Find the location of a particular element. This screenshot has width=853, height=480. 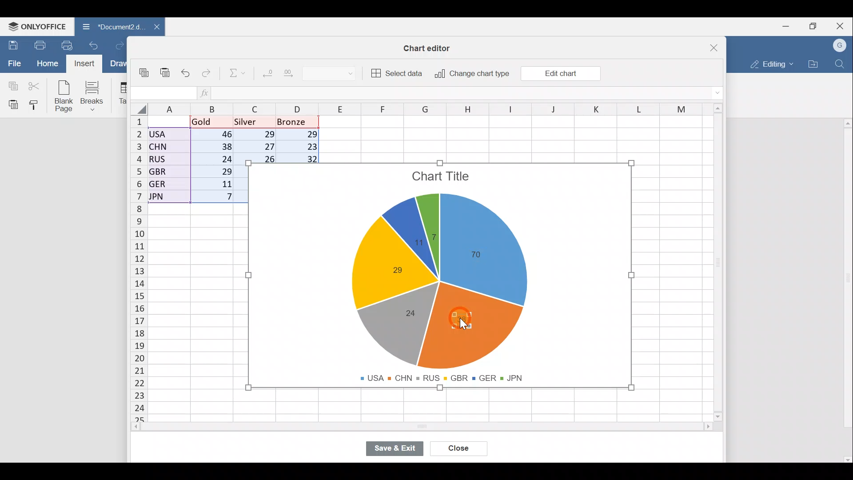

Redo is located at coordinates (207, 75).